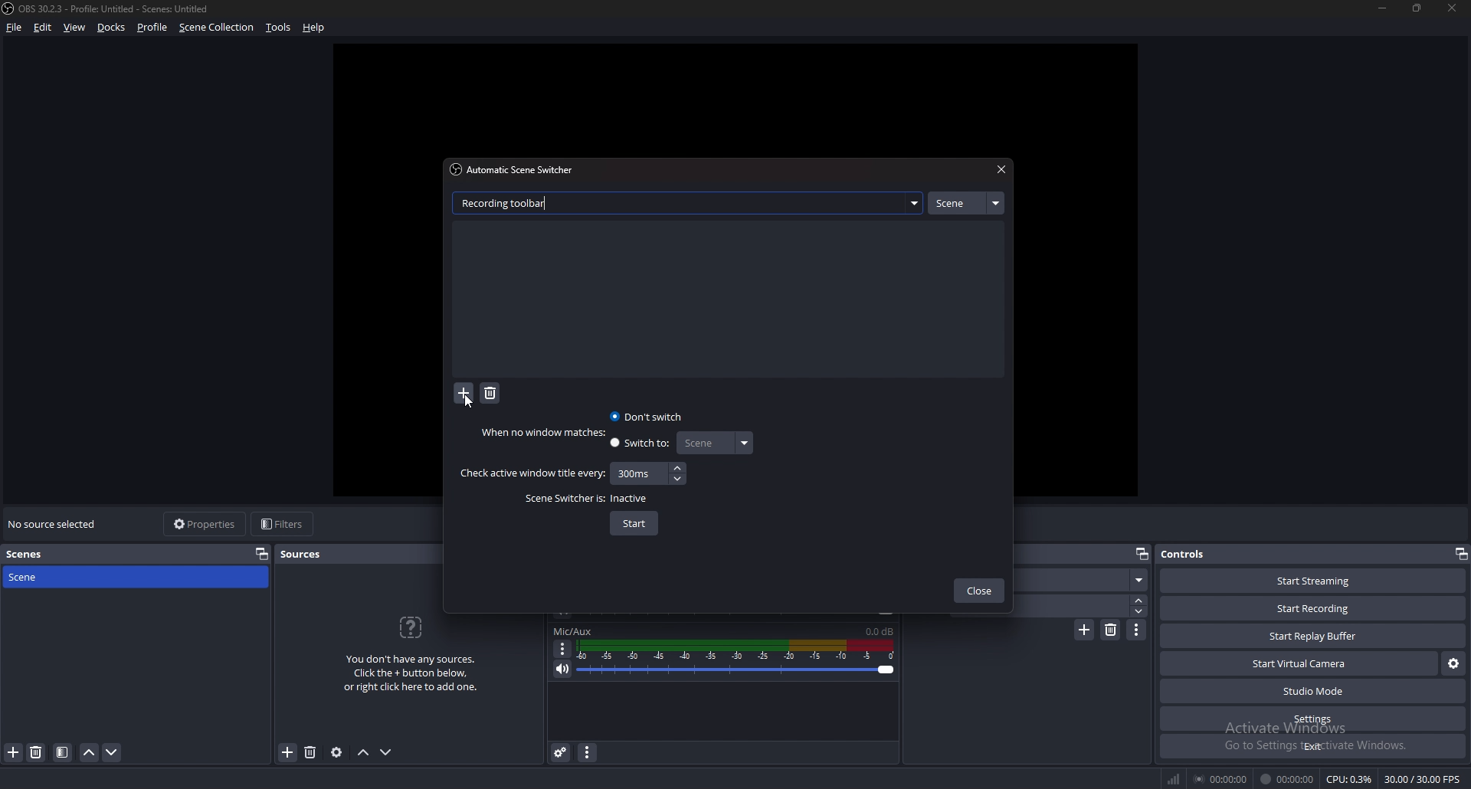 The height and width of the screenshot is (789, 1471). What do you see at coordinates (508, 202) in the screenshot?
I see `name input` at bounding box center [508, 202].